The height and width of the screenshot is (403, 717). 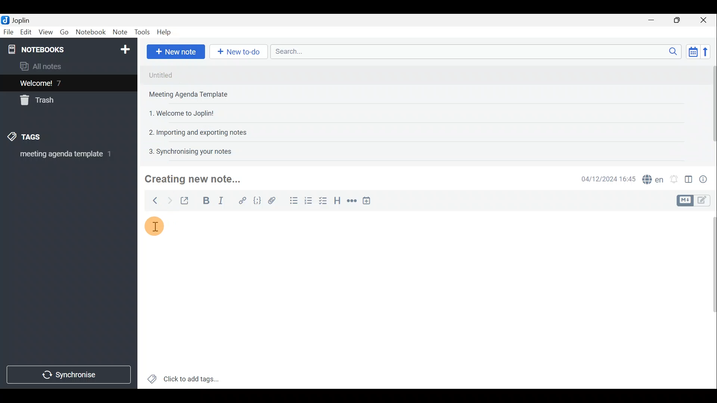 What do you see at coordinates (158, 227) in the screenshot?
I see `Cursor` at bounding box center [158, 227].